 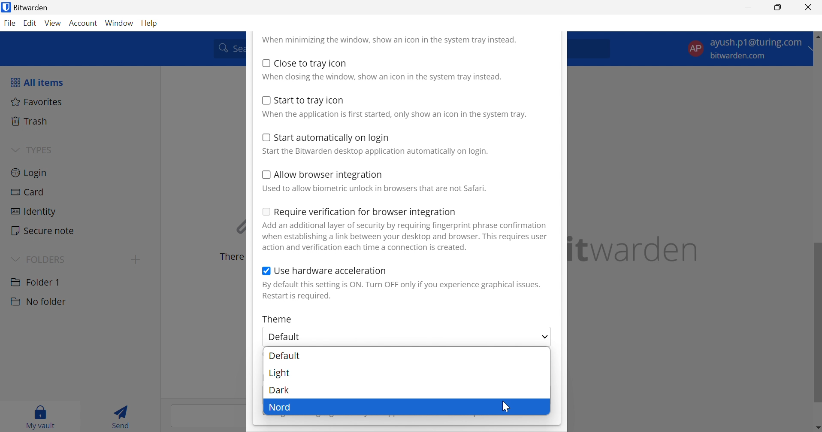 What do you see at coordinates (266, 272) in the screenshot?
I see `Checkbox` at bounding box center [266, 272].